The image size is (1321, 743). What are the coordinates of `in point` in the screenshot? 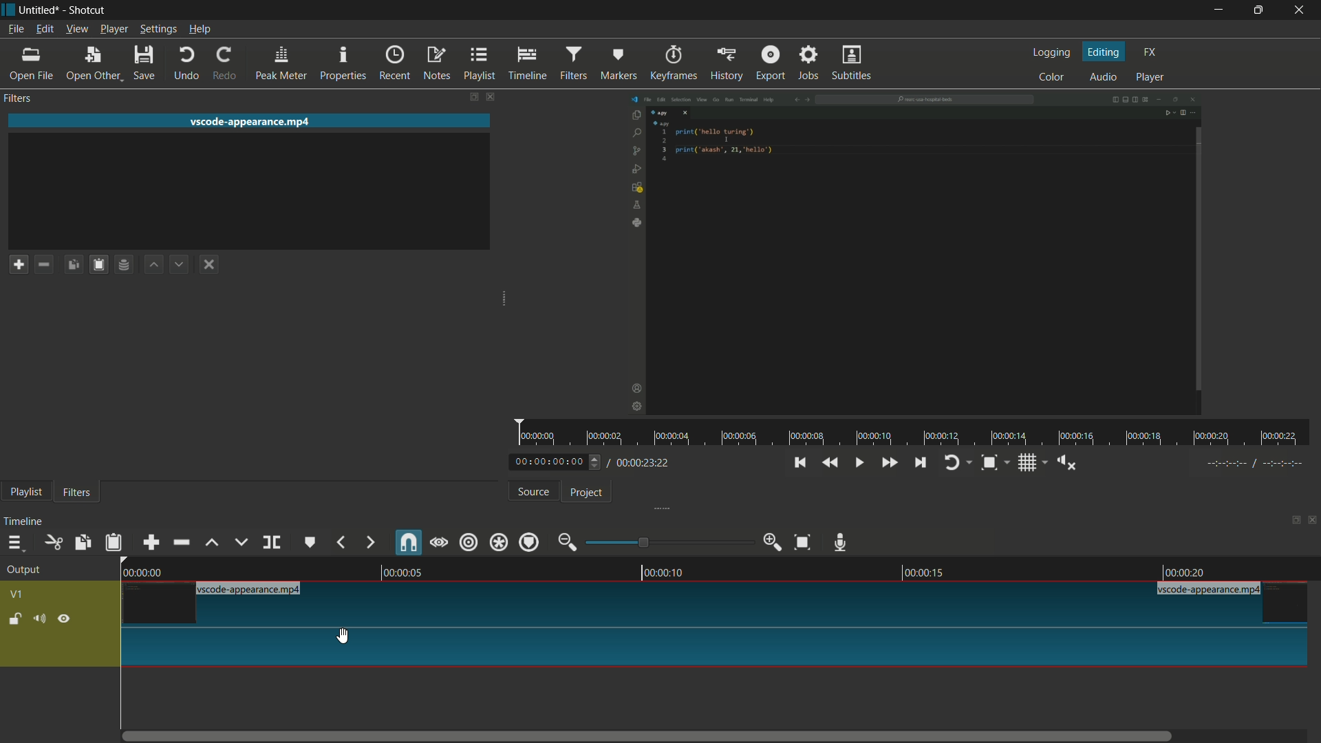 It's located at (1256, 463).